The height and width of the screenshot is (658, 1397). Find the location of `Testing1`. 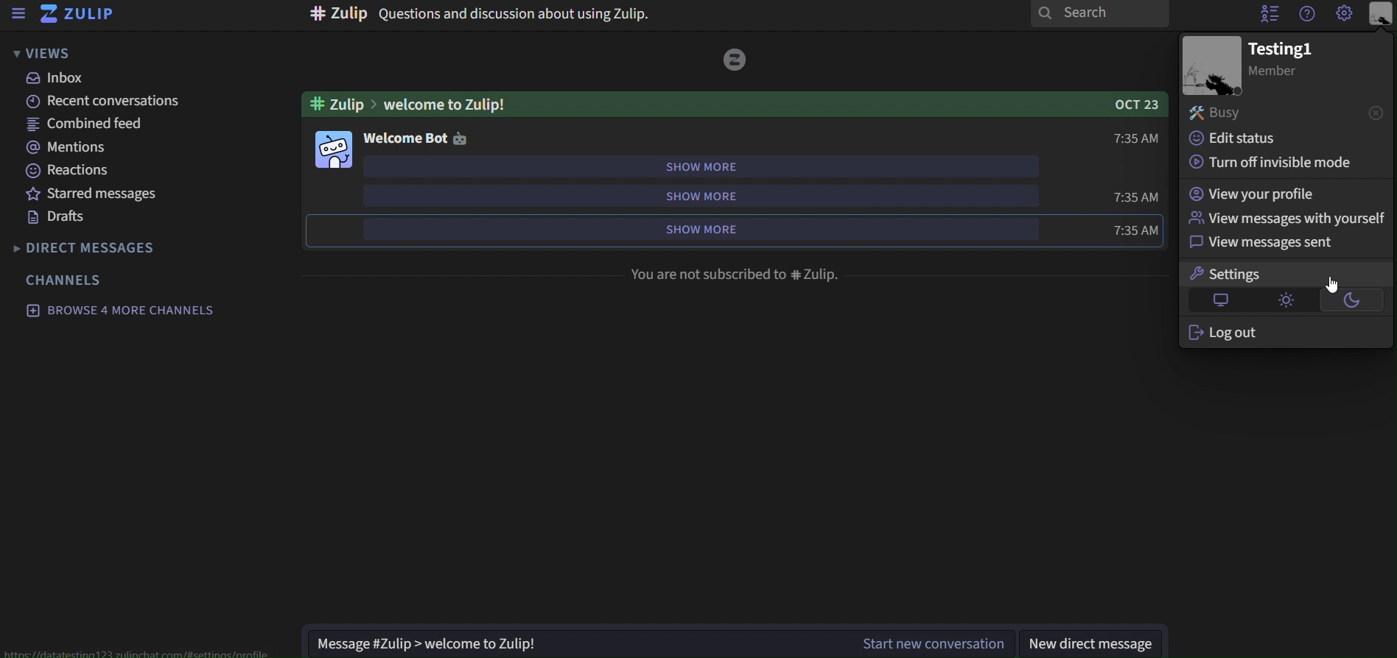

Testing1 is located at coordinates (1282, 49).